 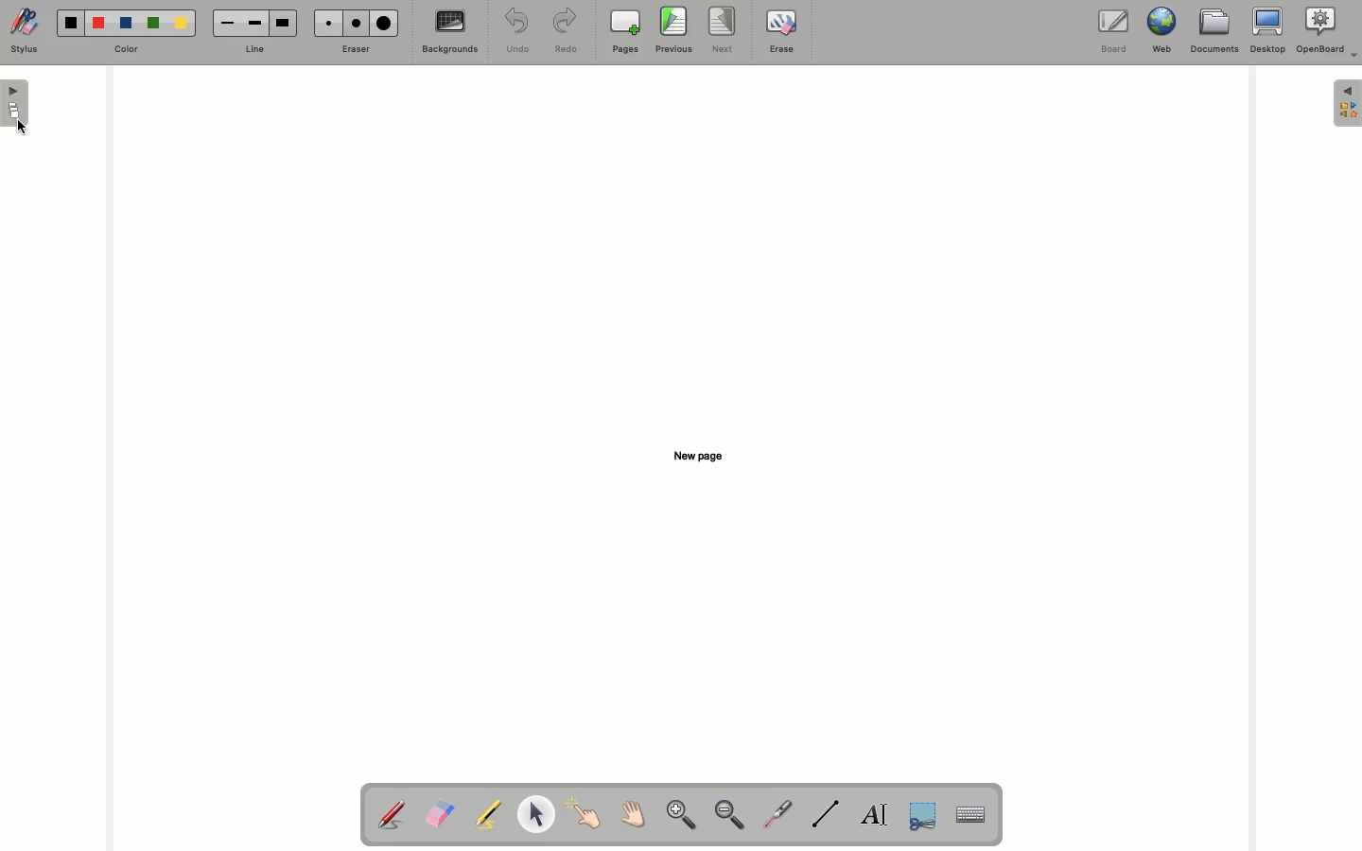 I want to click on Zoom in, so click(x=681, y=816).